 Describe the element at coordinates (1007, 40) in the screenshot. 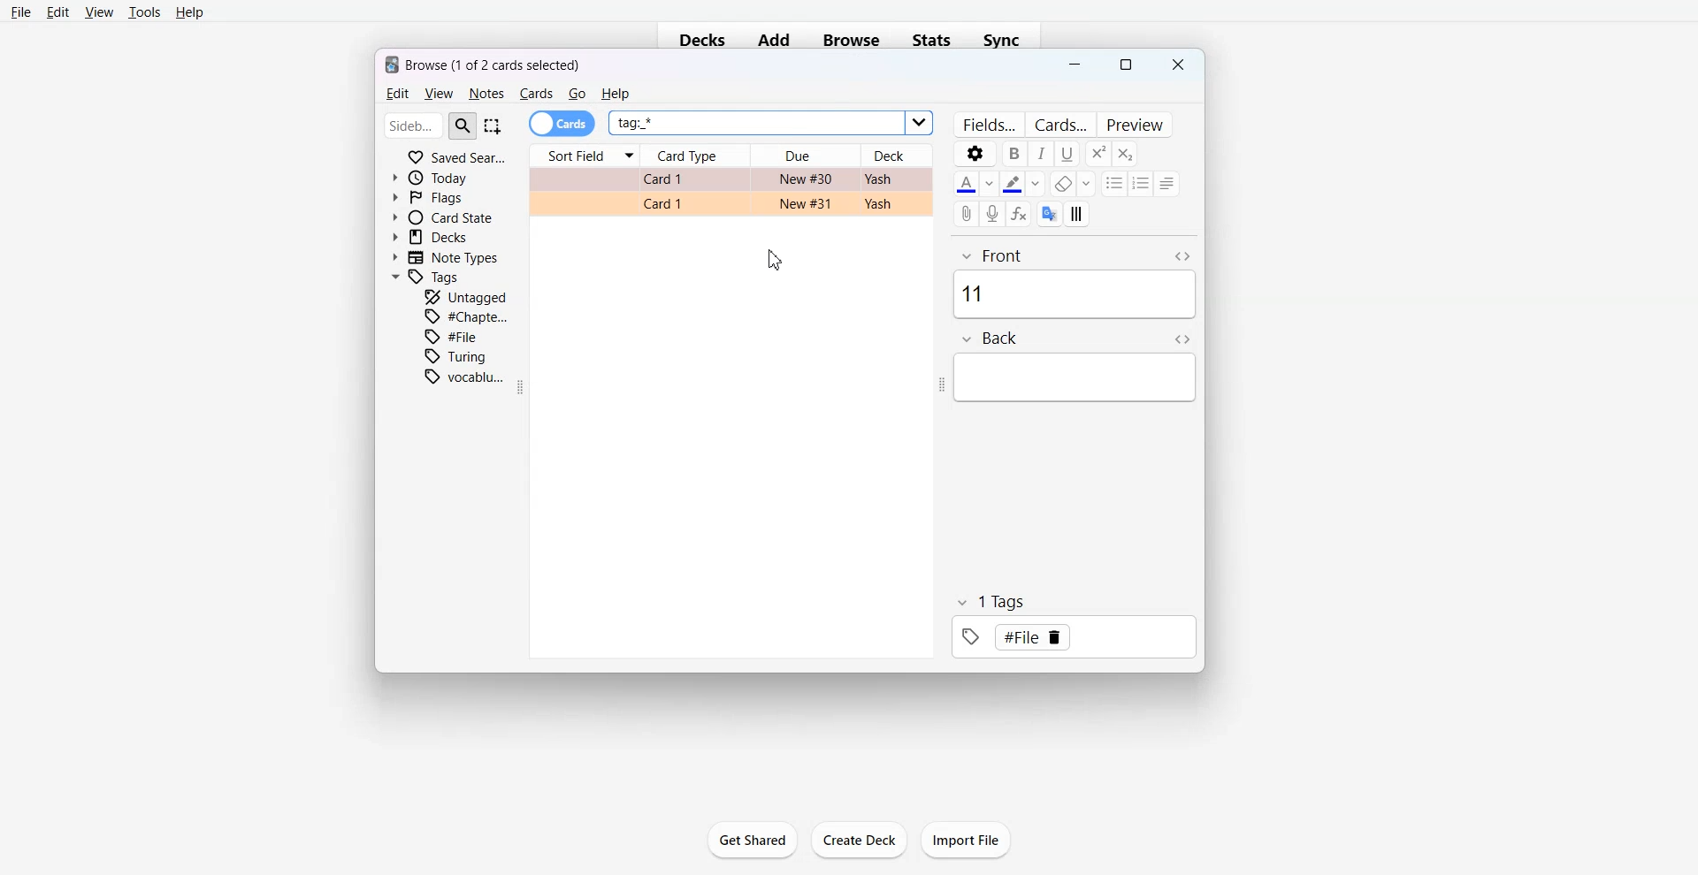

I see `Sync` at that location.